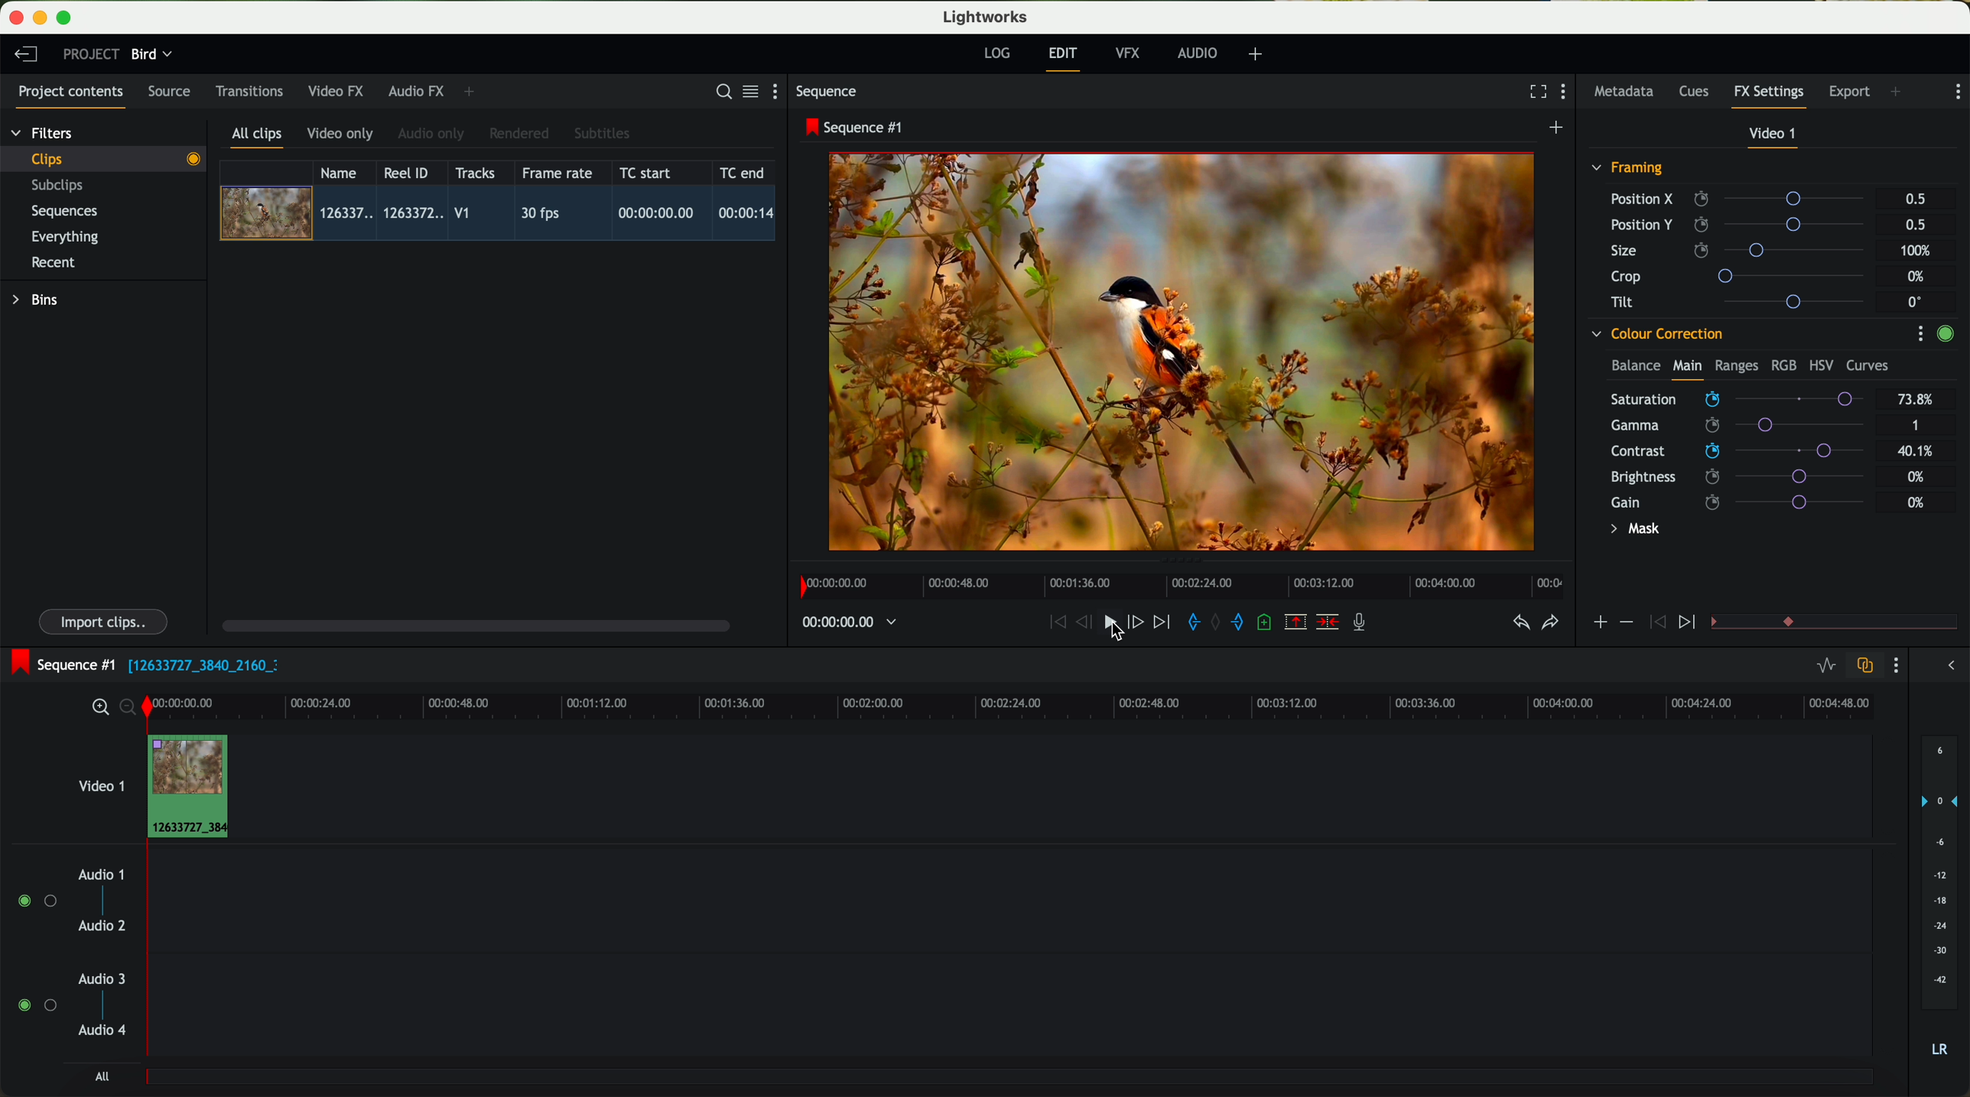 This screenshot has height=1097, width=1970. What do you see at coordinates (1736, 396) in the screenshot?
I see `mouse up (saturation)` at bounding box center [1736, 396].